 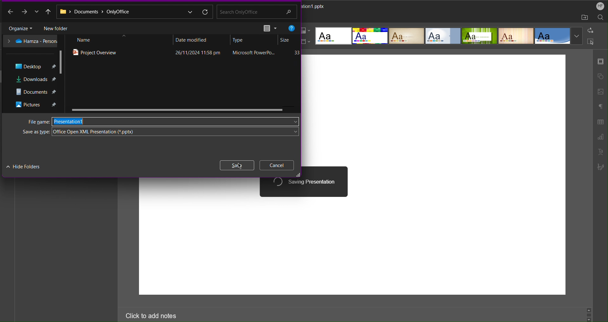 I want to click on Pictures, so click(x=35, y=104).